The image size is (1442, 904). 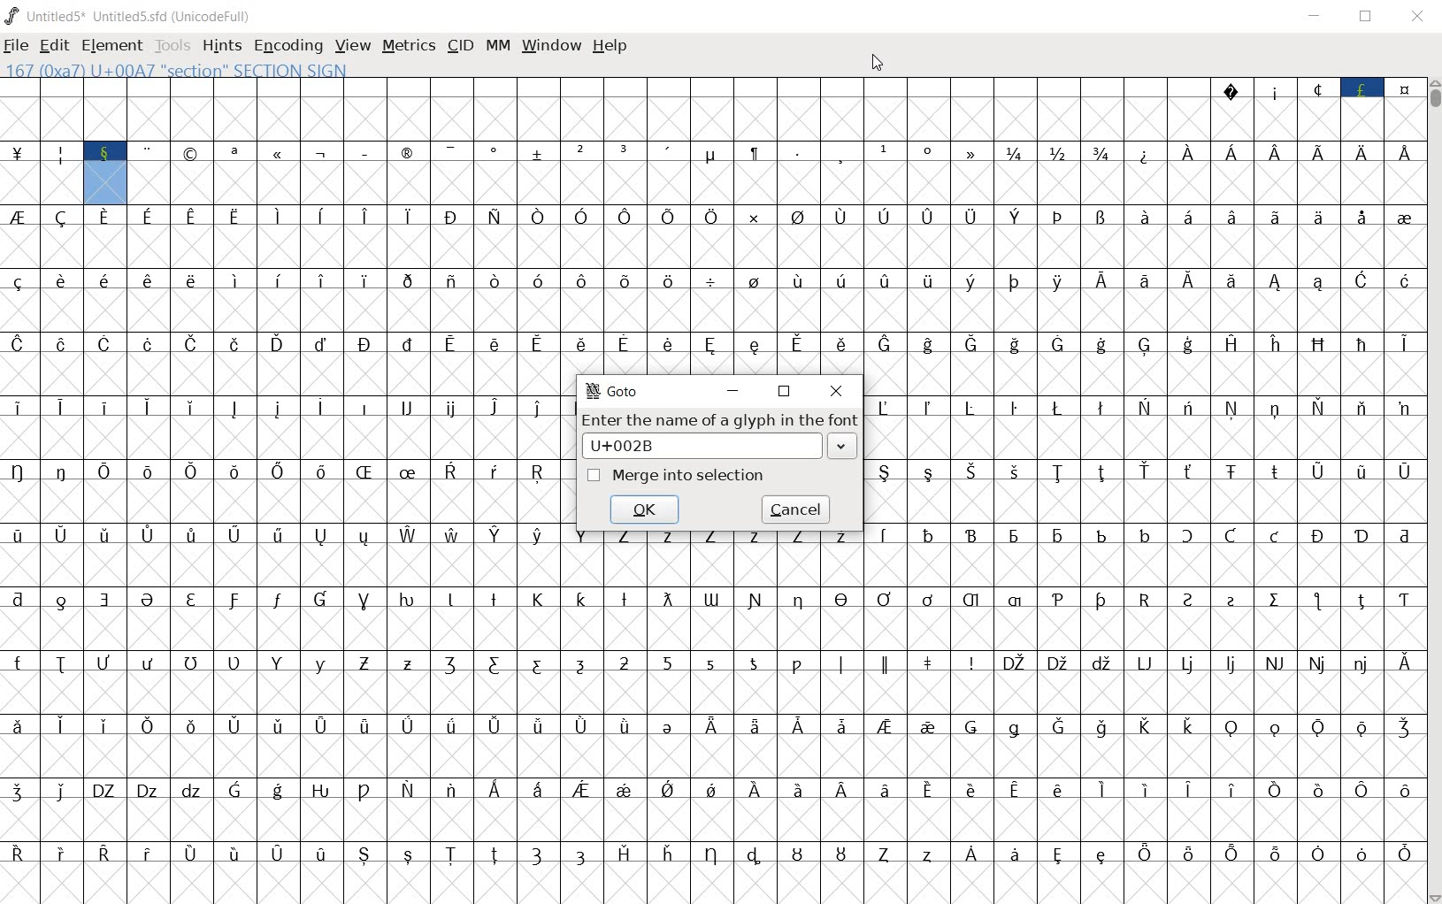 What do you see at coordinates (1416, 18) in the screenshot?
I see `close` at bounding box center [1416, 18].